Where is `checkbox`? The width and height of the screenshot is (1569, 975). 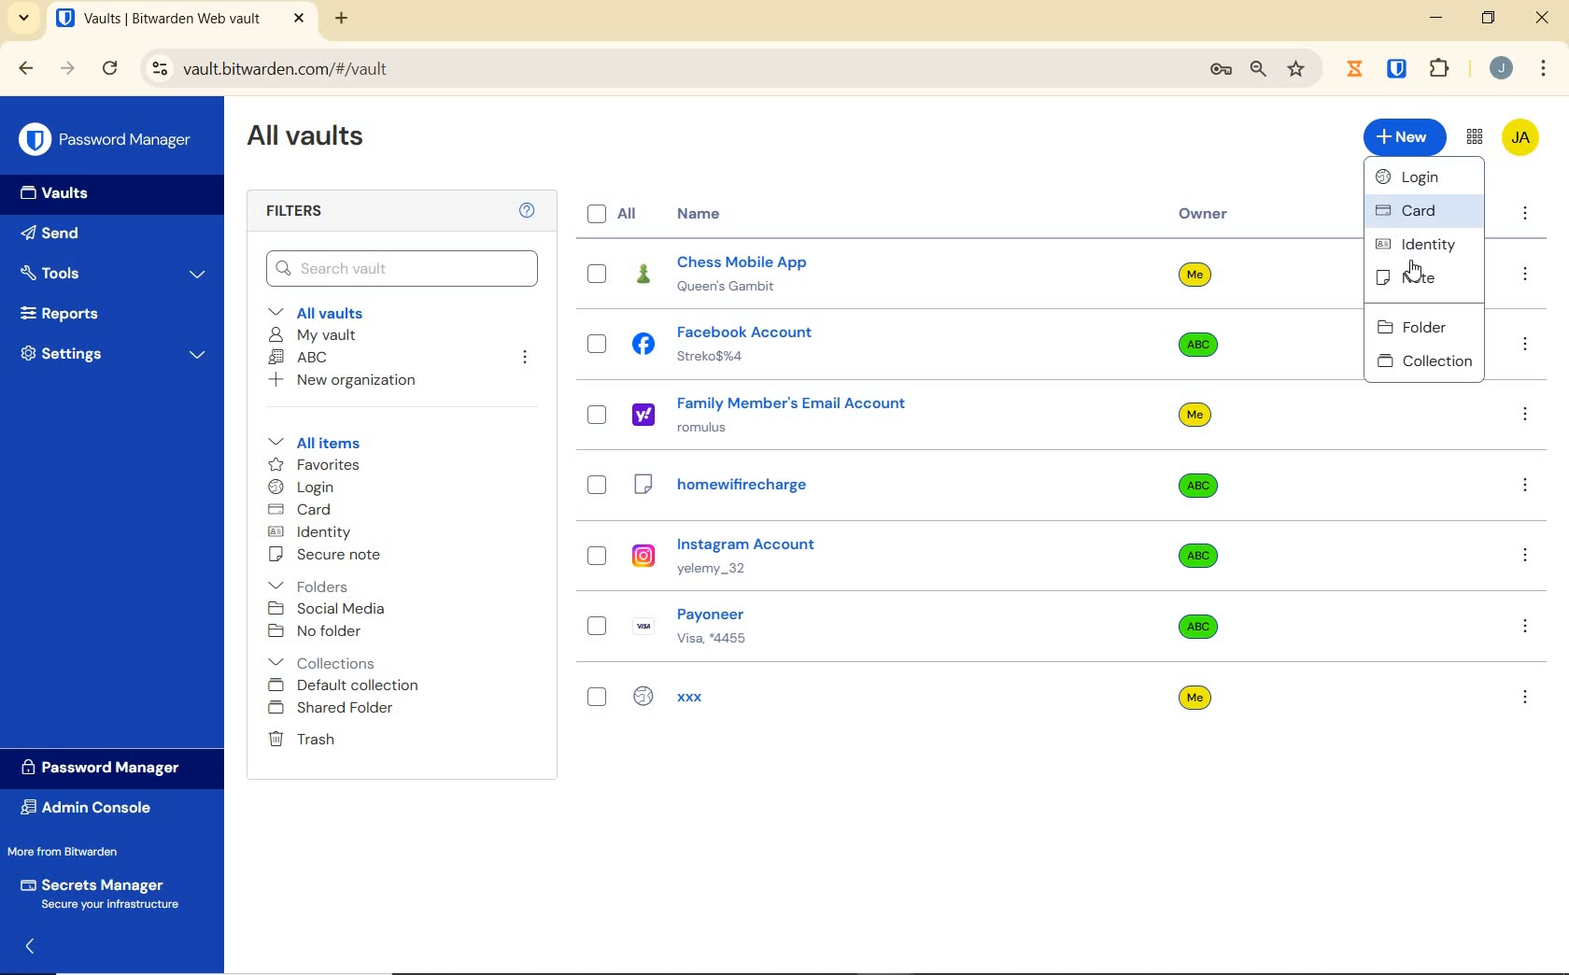 checkbox is located at coordinates (598, 486).